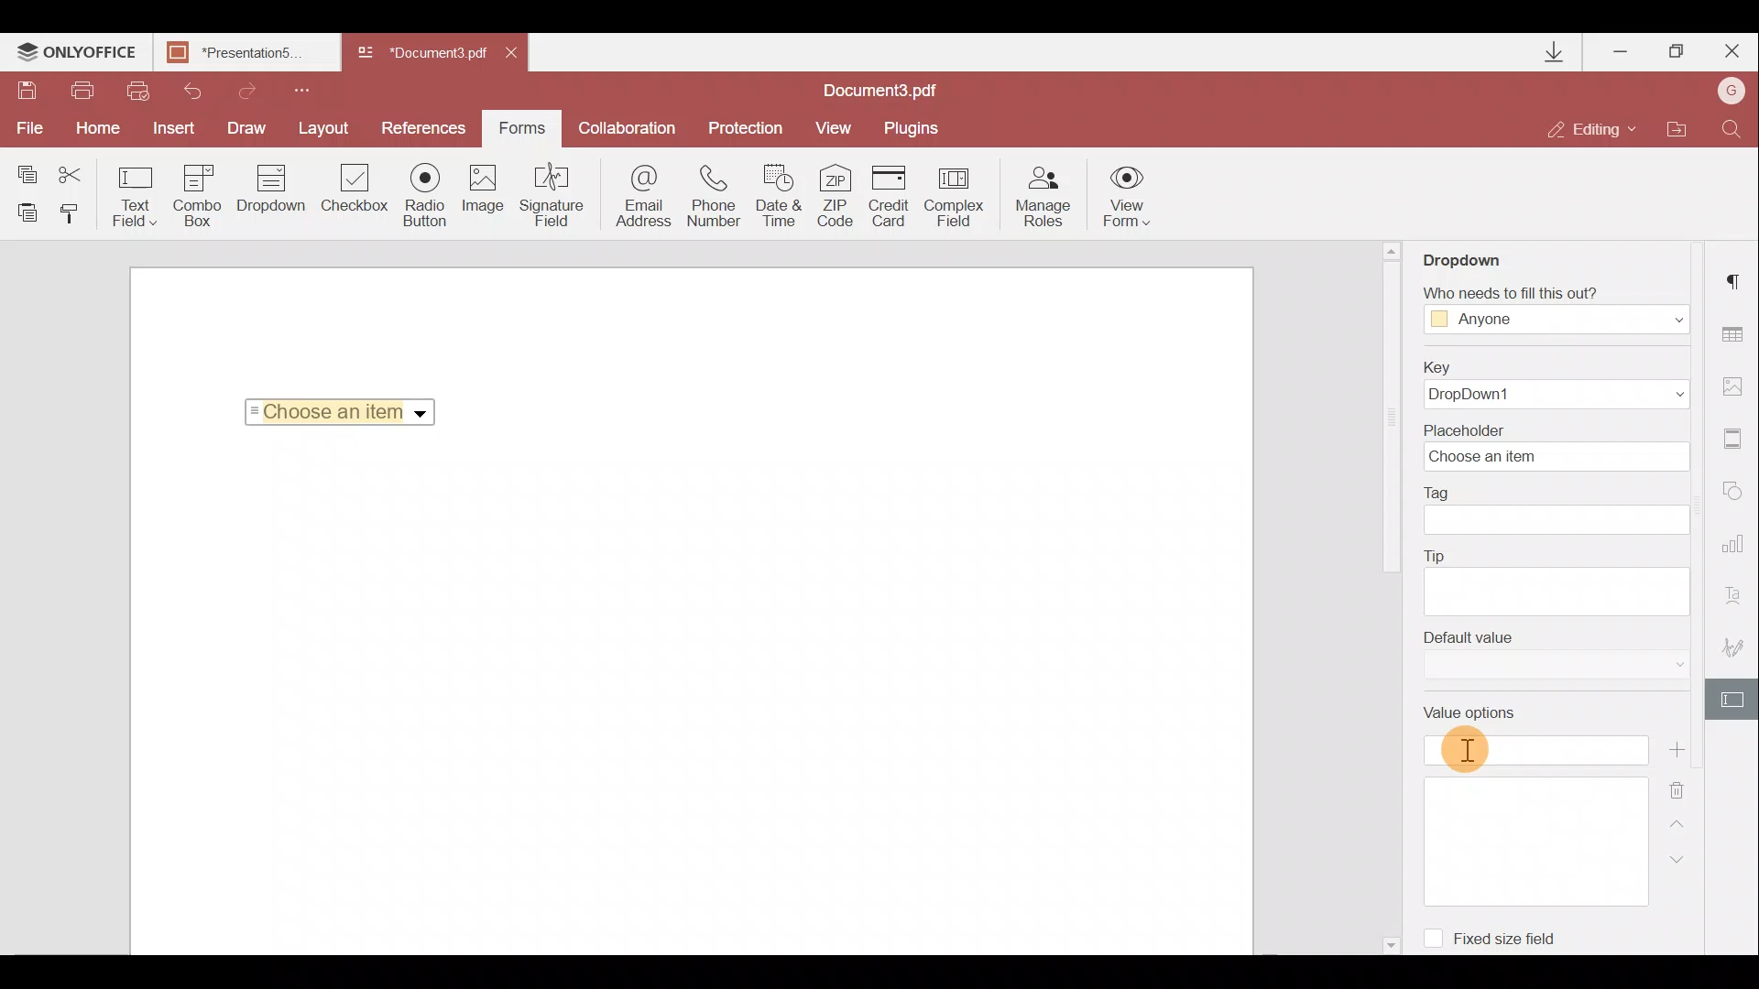  Describe the element at coordinates (1736, 552) in the screenshot. I see `Chart settings` at that location.